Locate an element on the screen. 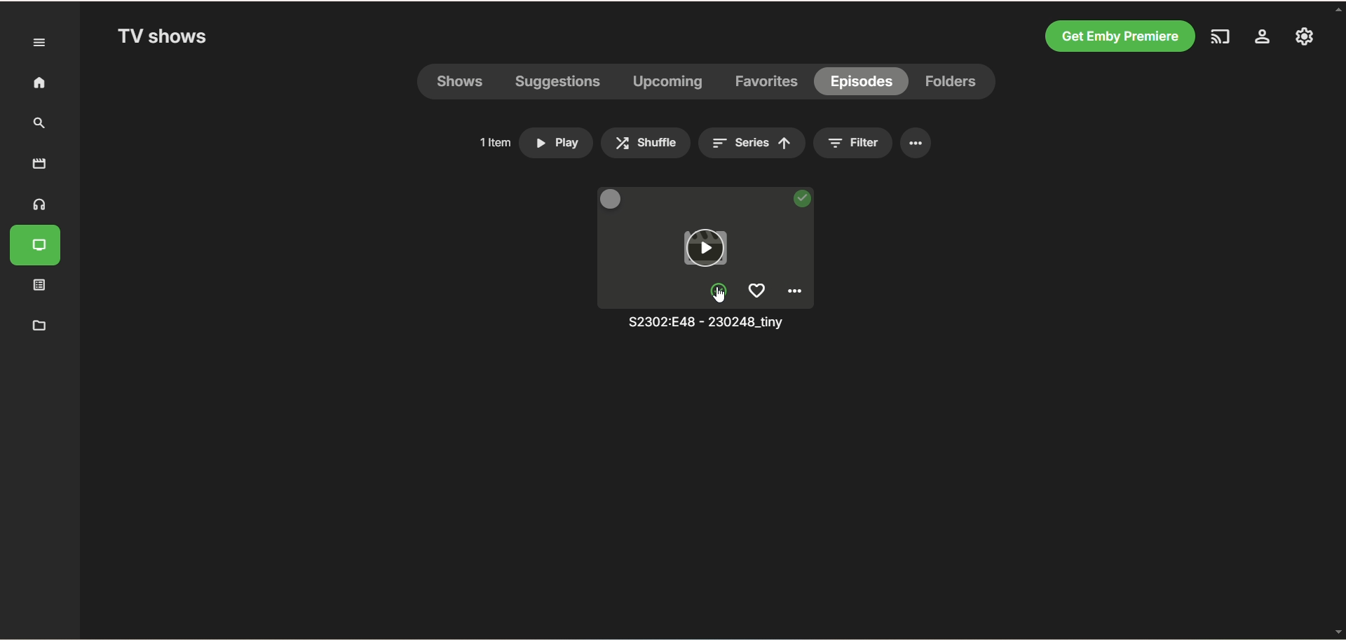  home is located at coordinates (34, 83).